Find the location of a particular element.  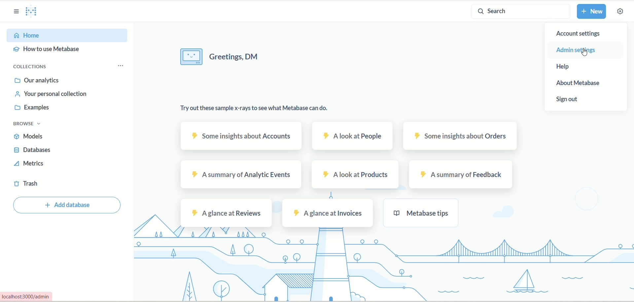

cursor is located at coordinates (587, 53).